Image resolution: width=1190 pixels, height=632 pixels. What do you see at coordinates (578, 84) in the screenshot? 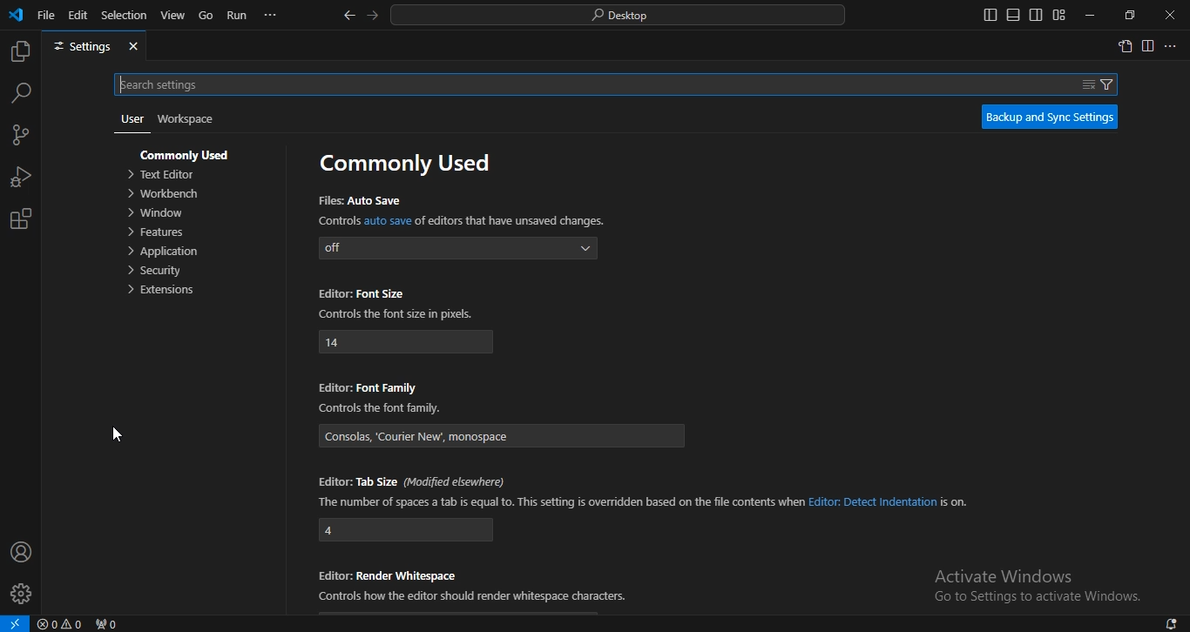
I see `search settings` at bounding box center [578, 84].